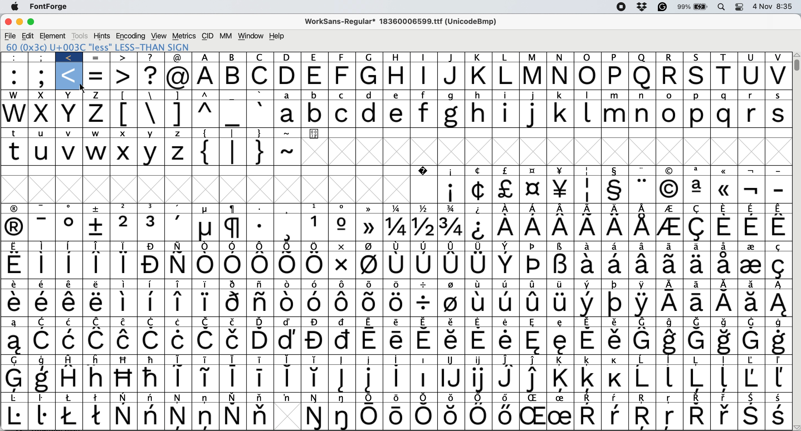 The width and height of the screenshot is (801, 431). Describe the element at coordinates (451, 228) in the screenshot. I see `Symbol` at that location.